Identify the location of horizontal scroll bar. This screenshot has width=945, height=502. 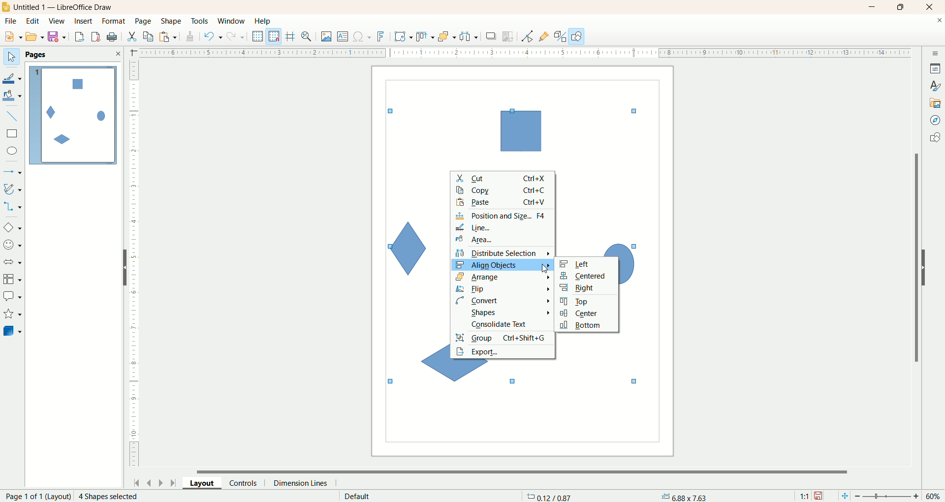
(528, 471).